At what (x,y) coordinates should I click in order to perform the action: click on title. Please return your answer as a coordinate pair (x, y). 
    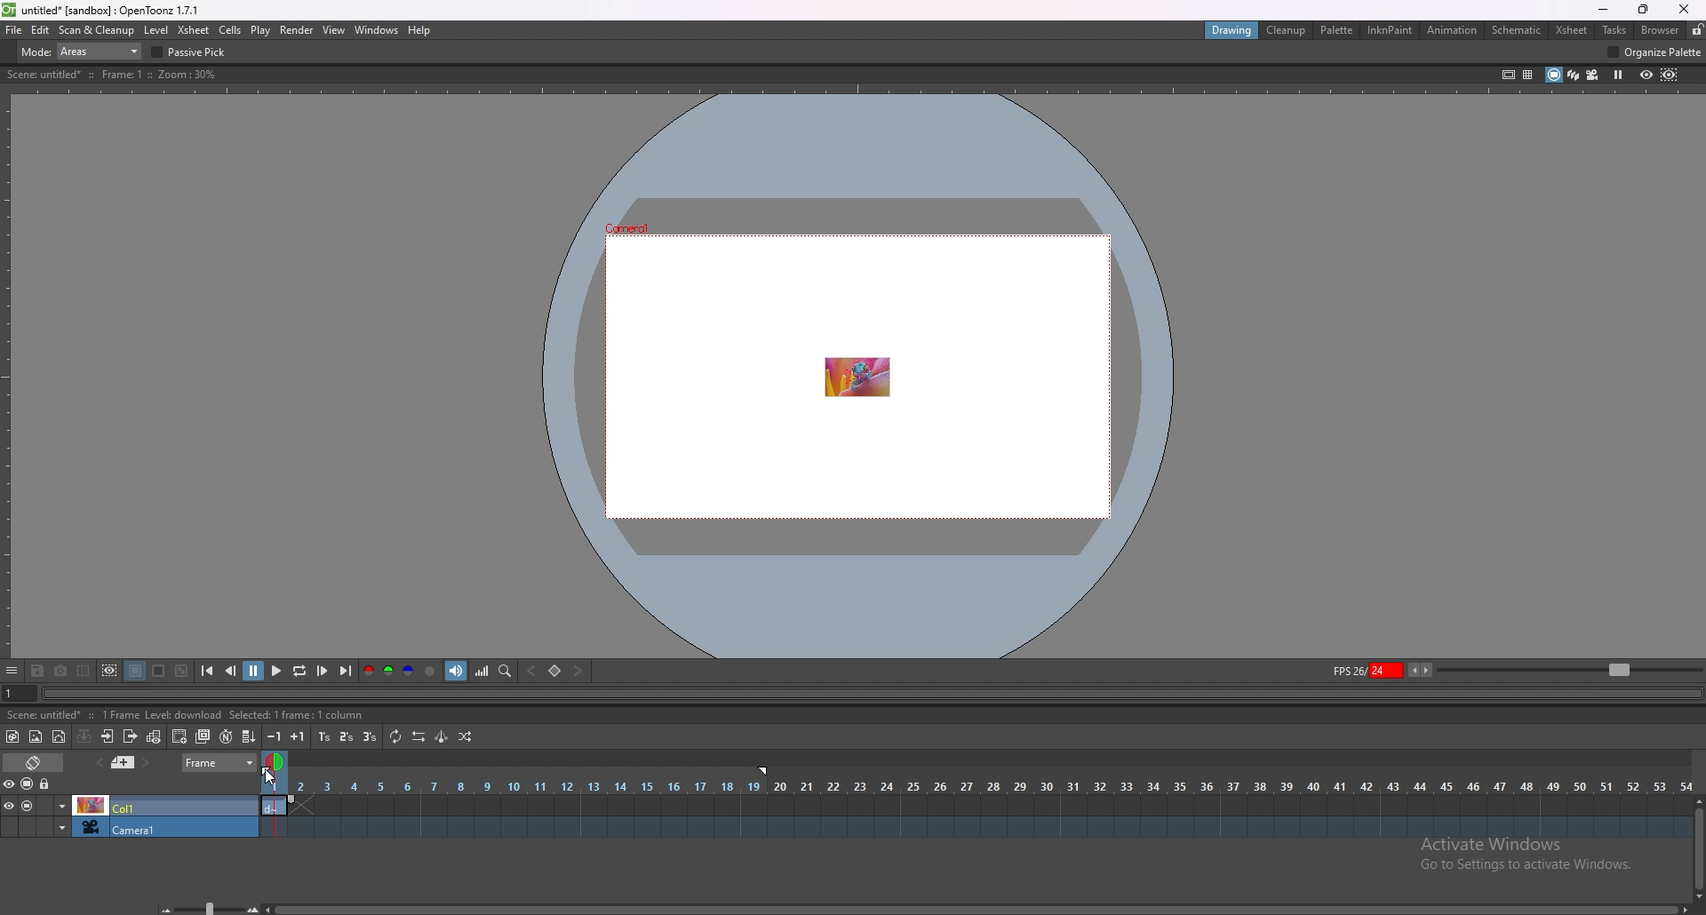
    Looking at the image, I should click on (104, 11).